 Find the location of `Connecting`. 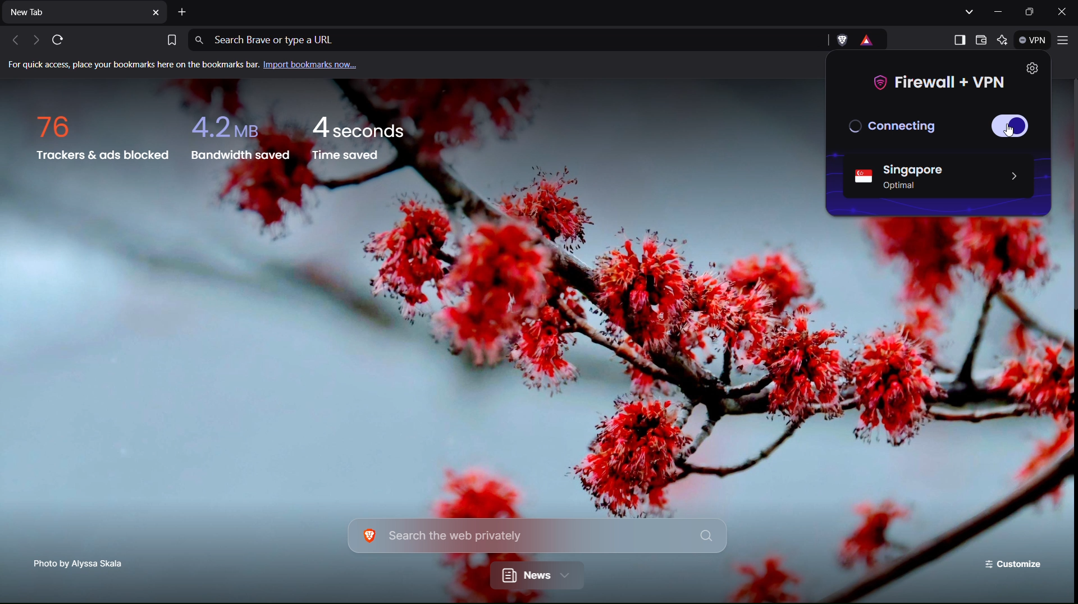

Connecting is located at coordinates (902, 129).